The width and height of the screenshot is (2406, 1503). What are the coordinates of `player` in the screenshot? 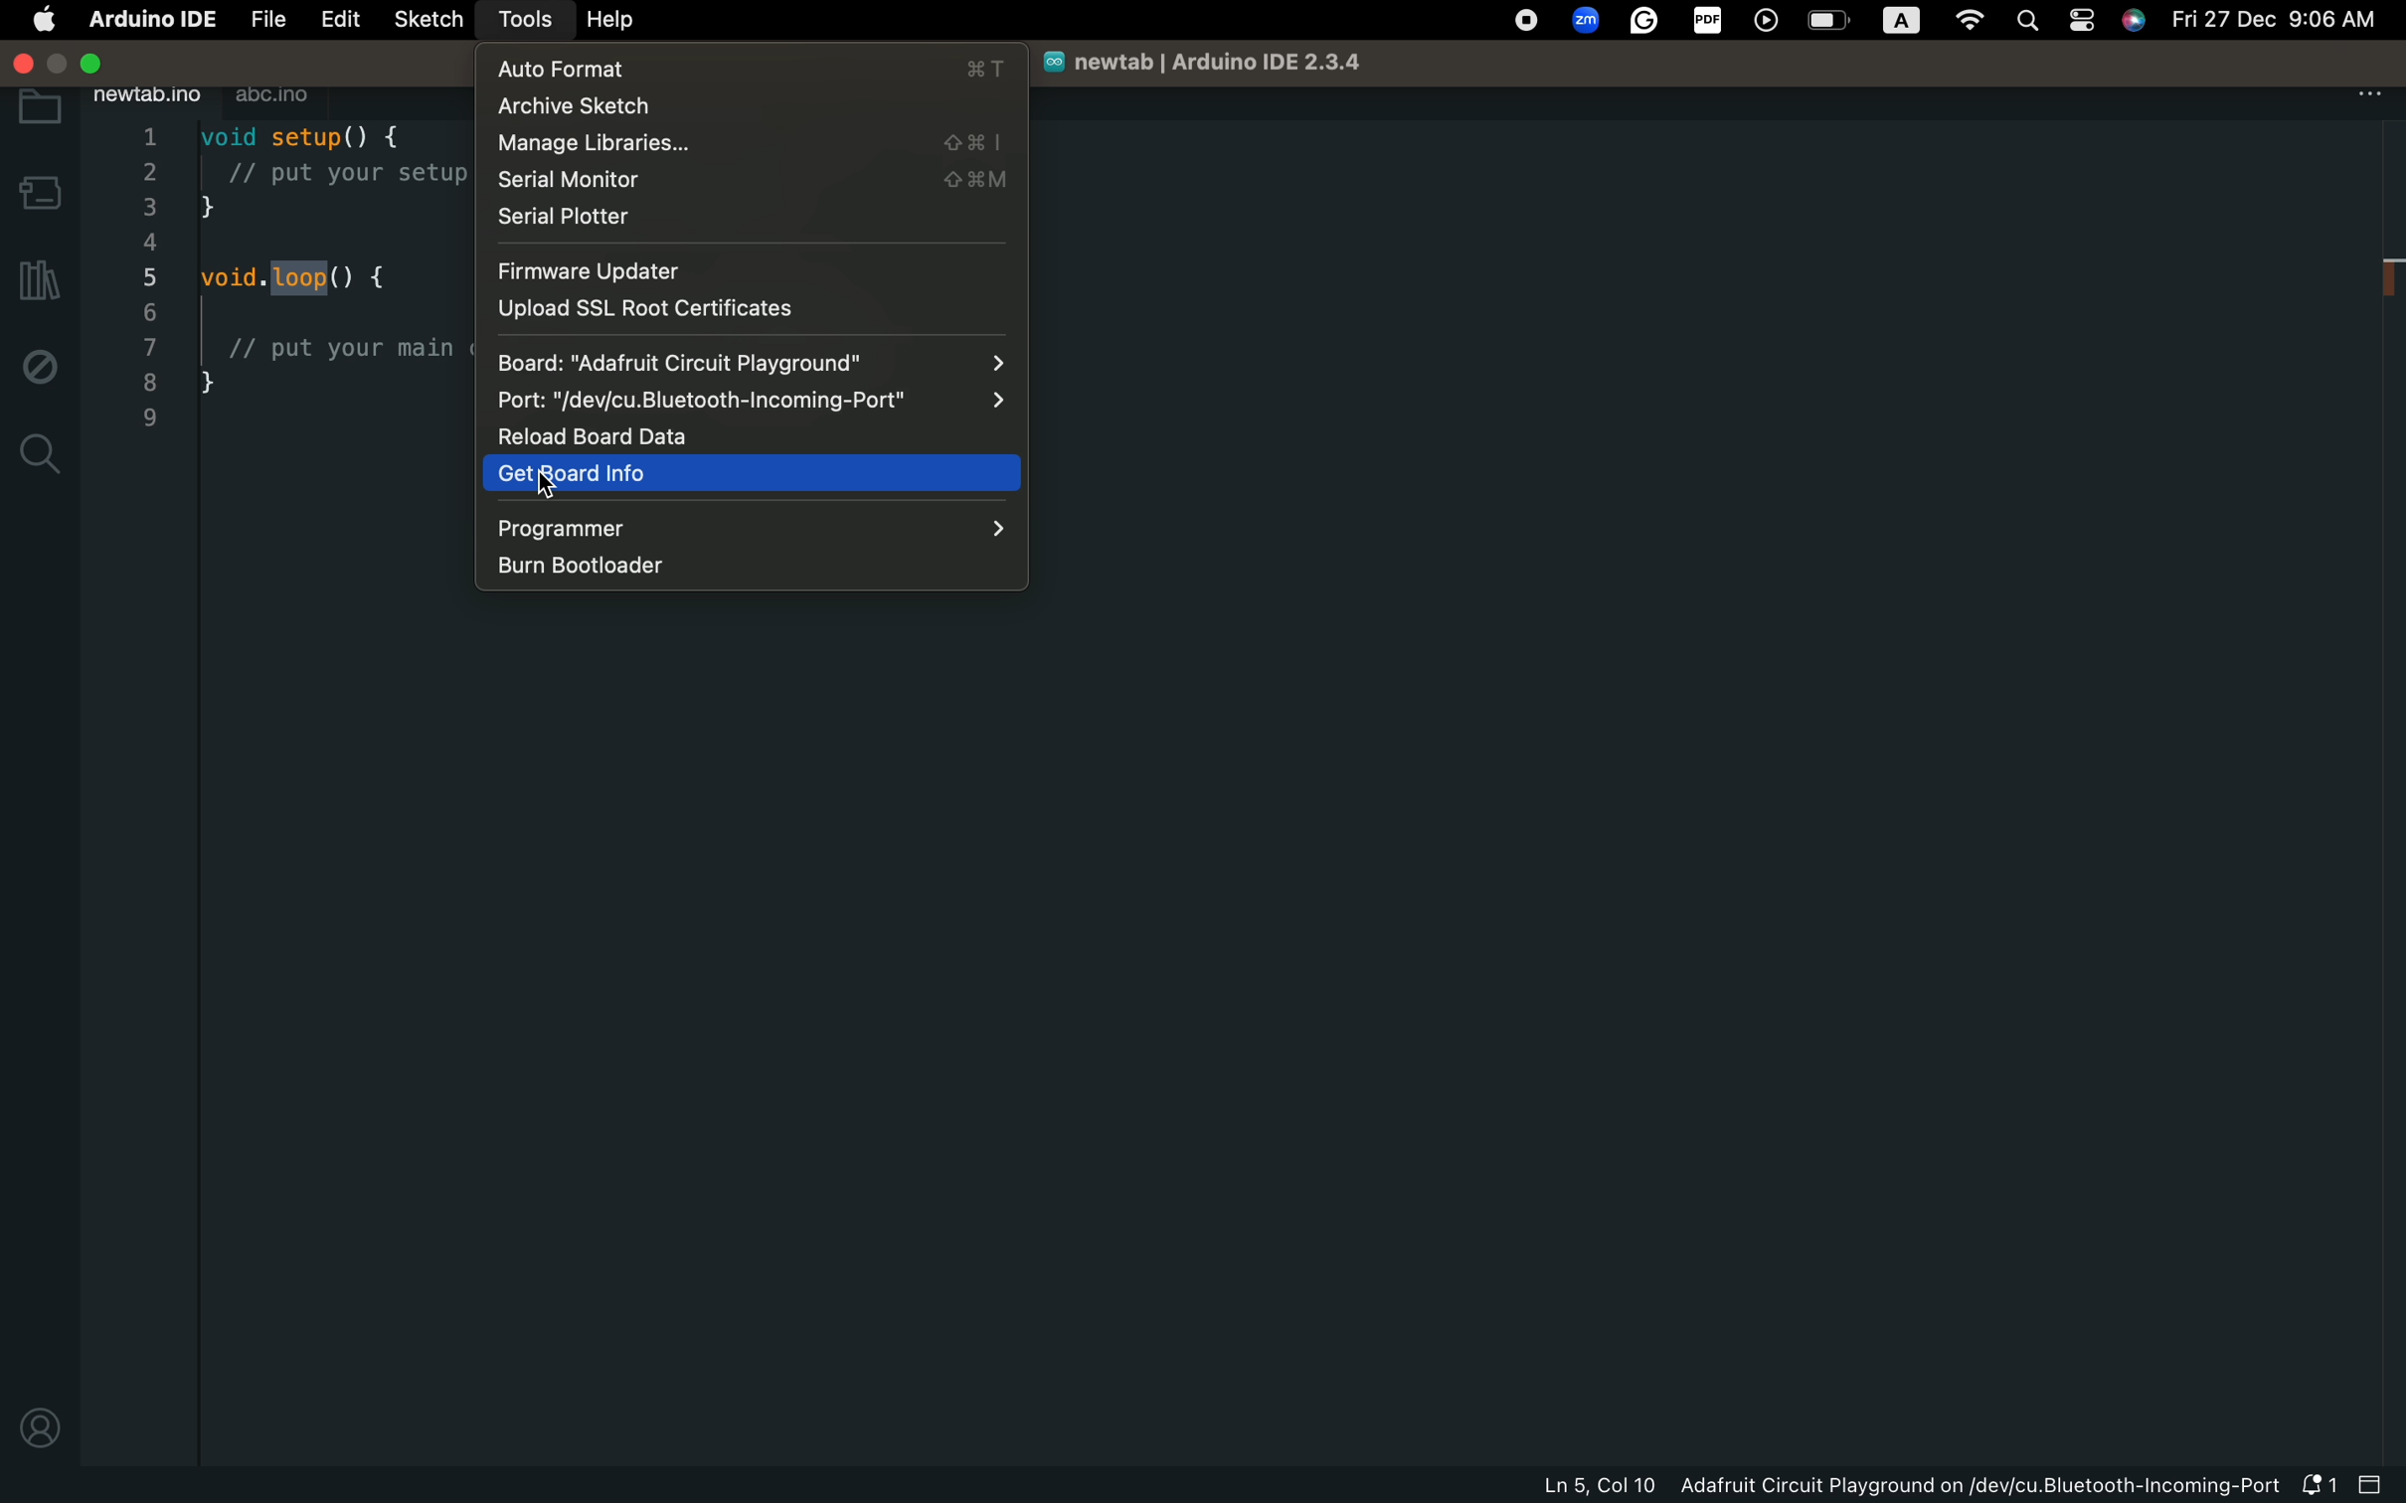 It's located at (1773, 19).